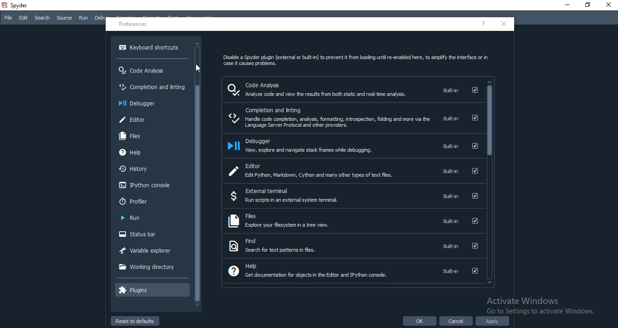 This screenshot has width=618, height=328. I want to click on preference, so click(134, 25).